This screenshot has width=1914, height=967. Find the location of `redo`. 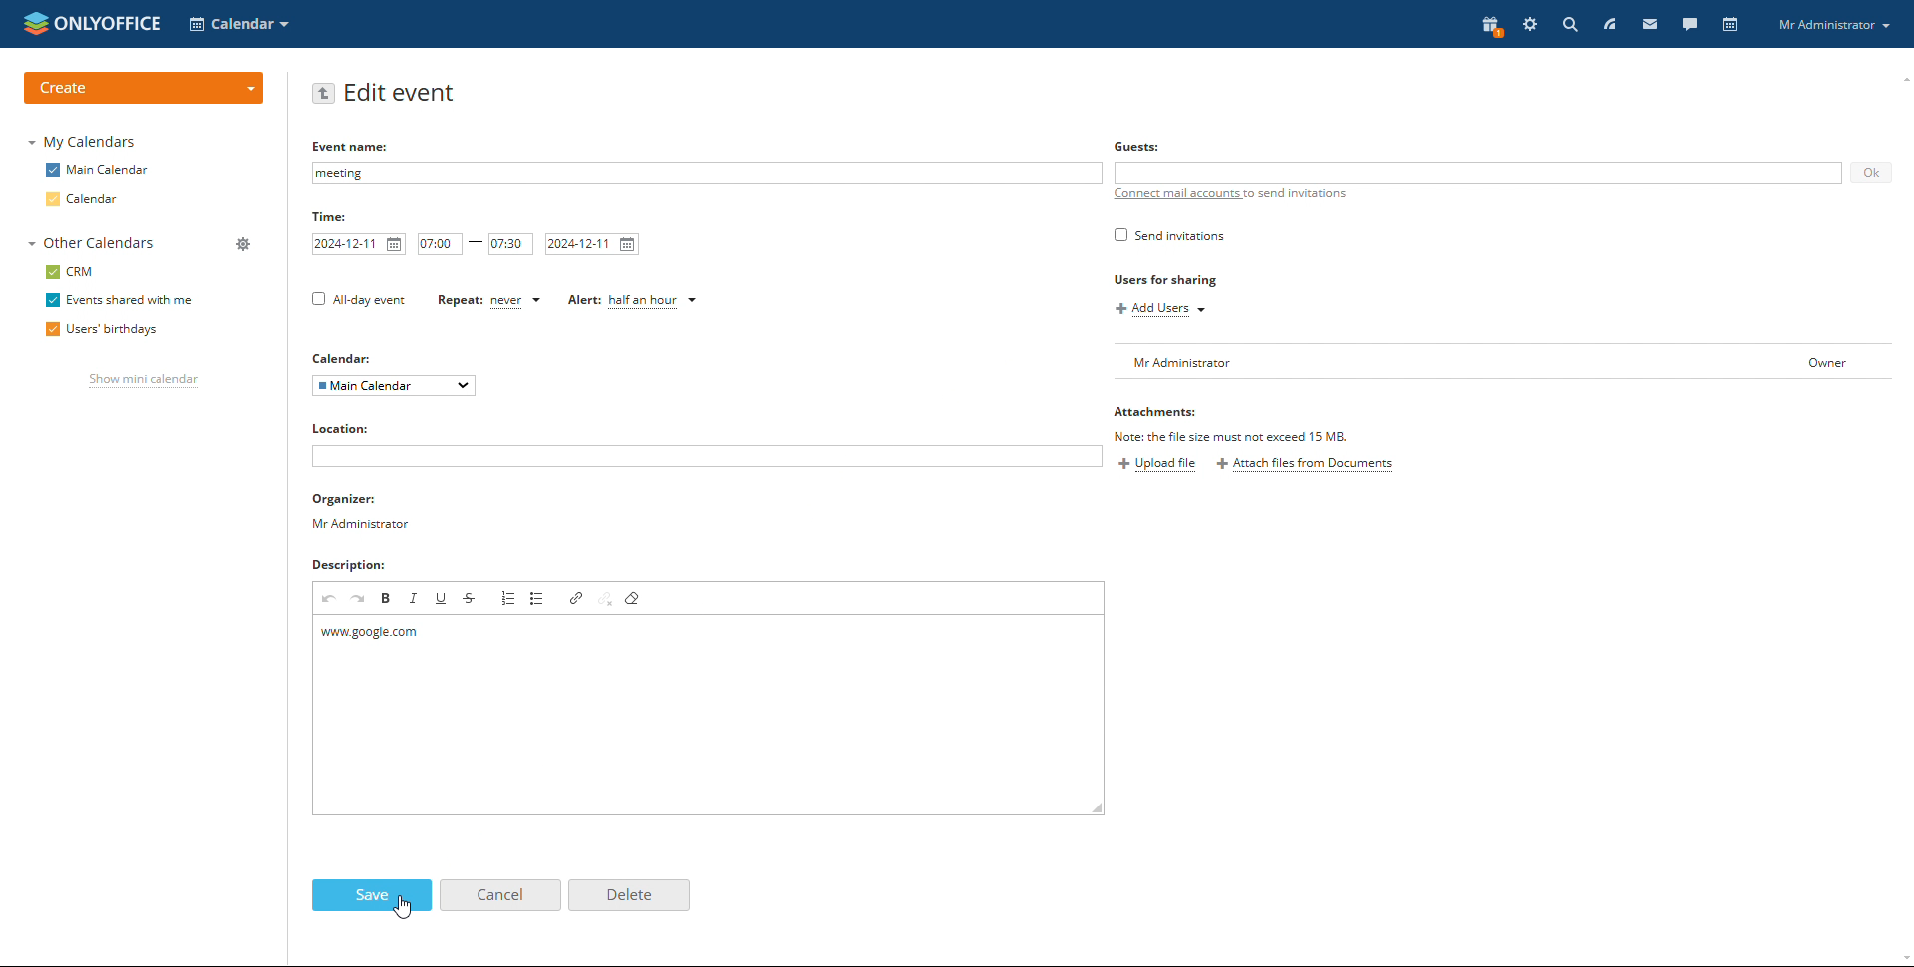

redo is located at coordinates (359, 599).